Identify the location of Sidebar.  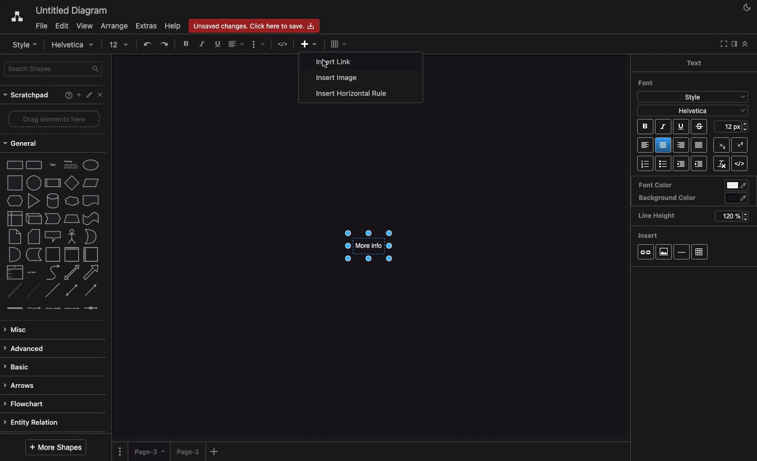
(733, 44).